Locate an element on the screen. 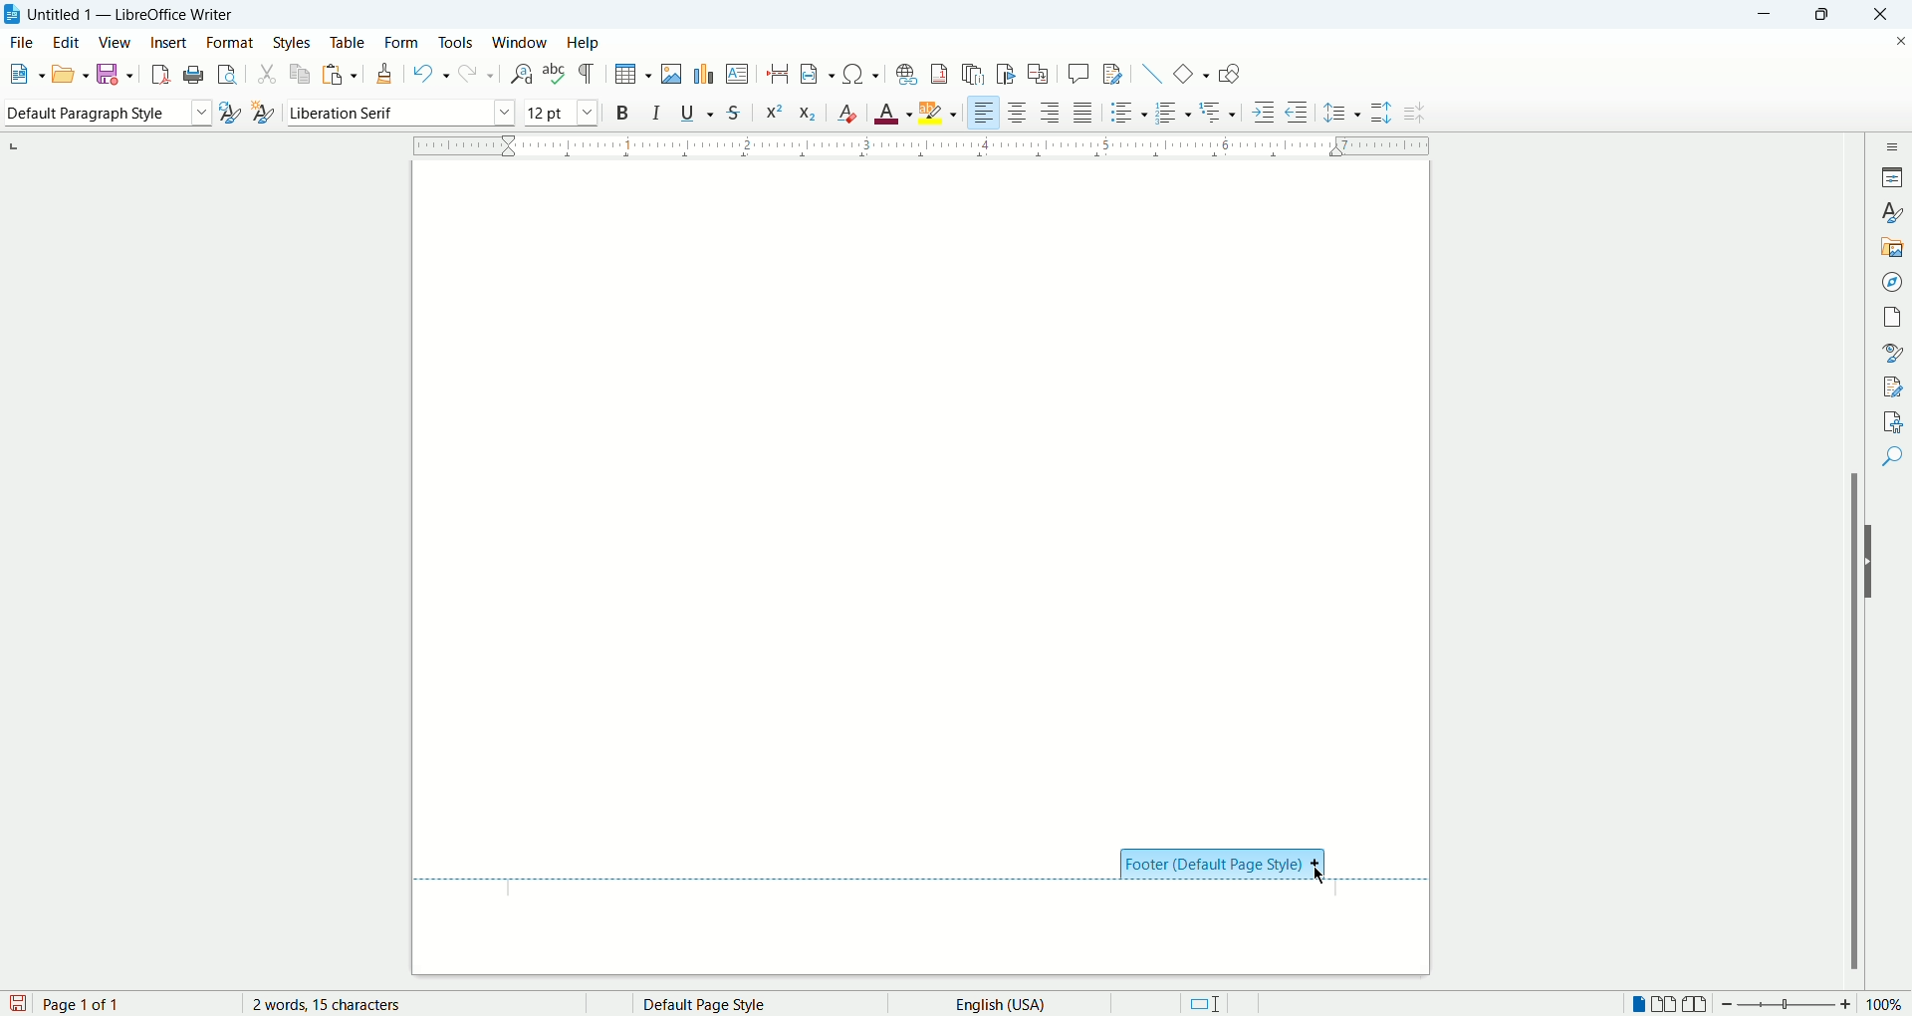  help is located at coordinates (583, 43).